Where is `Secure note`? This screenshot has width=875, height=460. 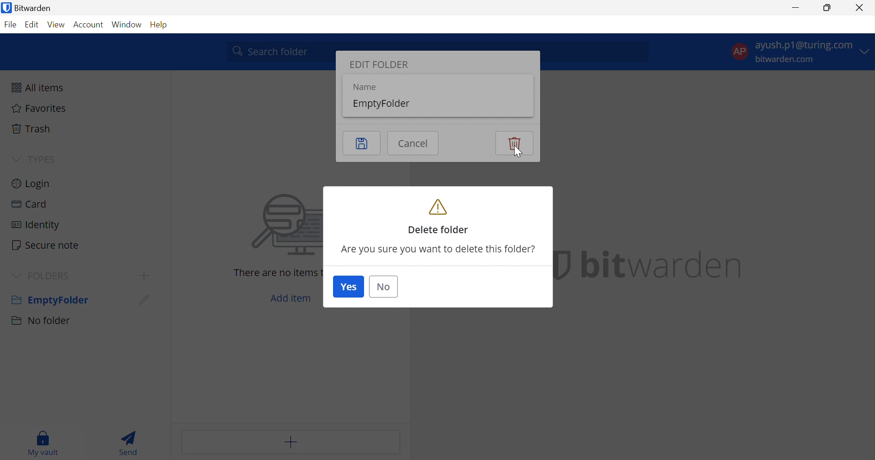
Secure note is located at coordinates (45, 246).